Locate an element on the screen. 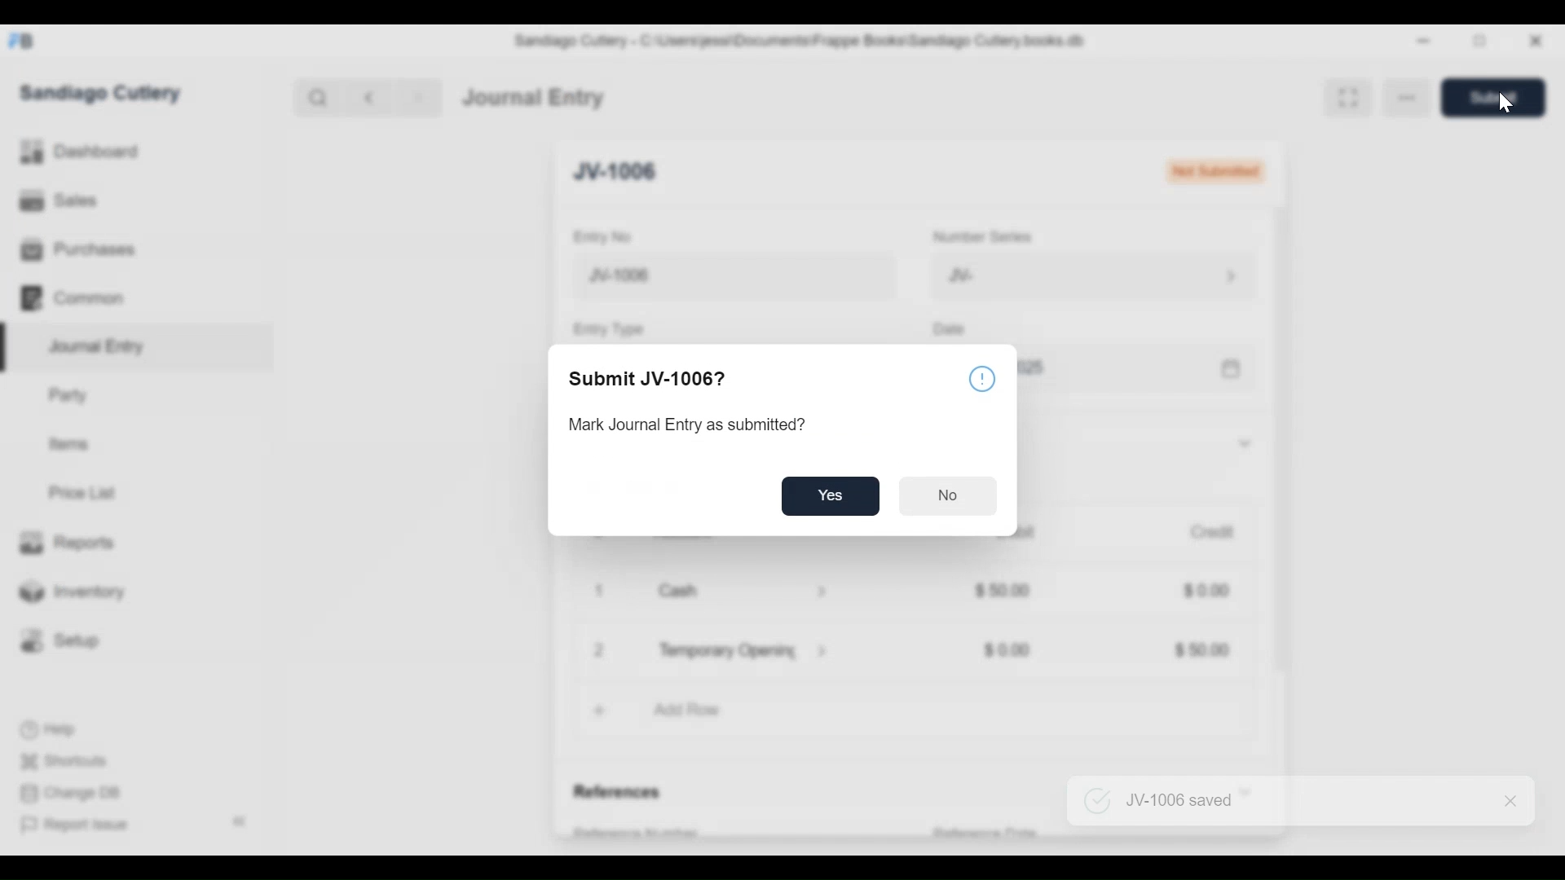  Yes is located at coordinates (831, 495).